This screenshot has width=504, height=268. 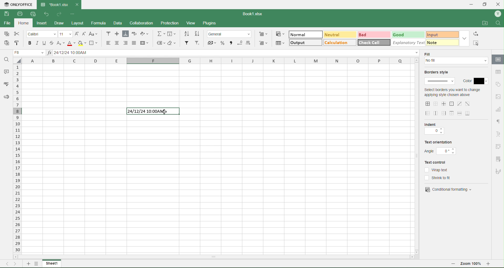 I want to click on Layout, so click(x=81, y=23).